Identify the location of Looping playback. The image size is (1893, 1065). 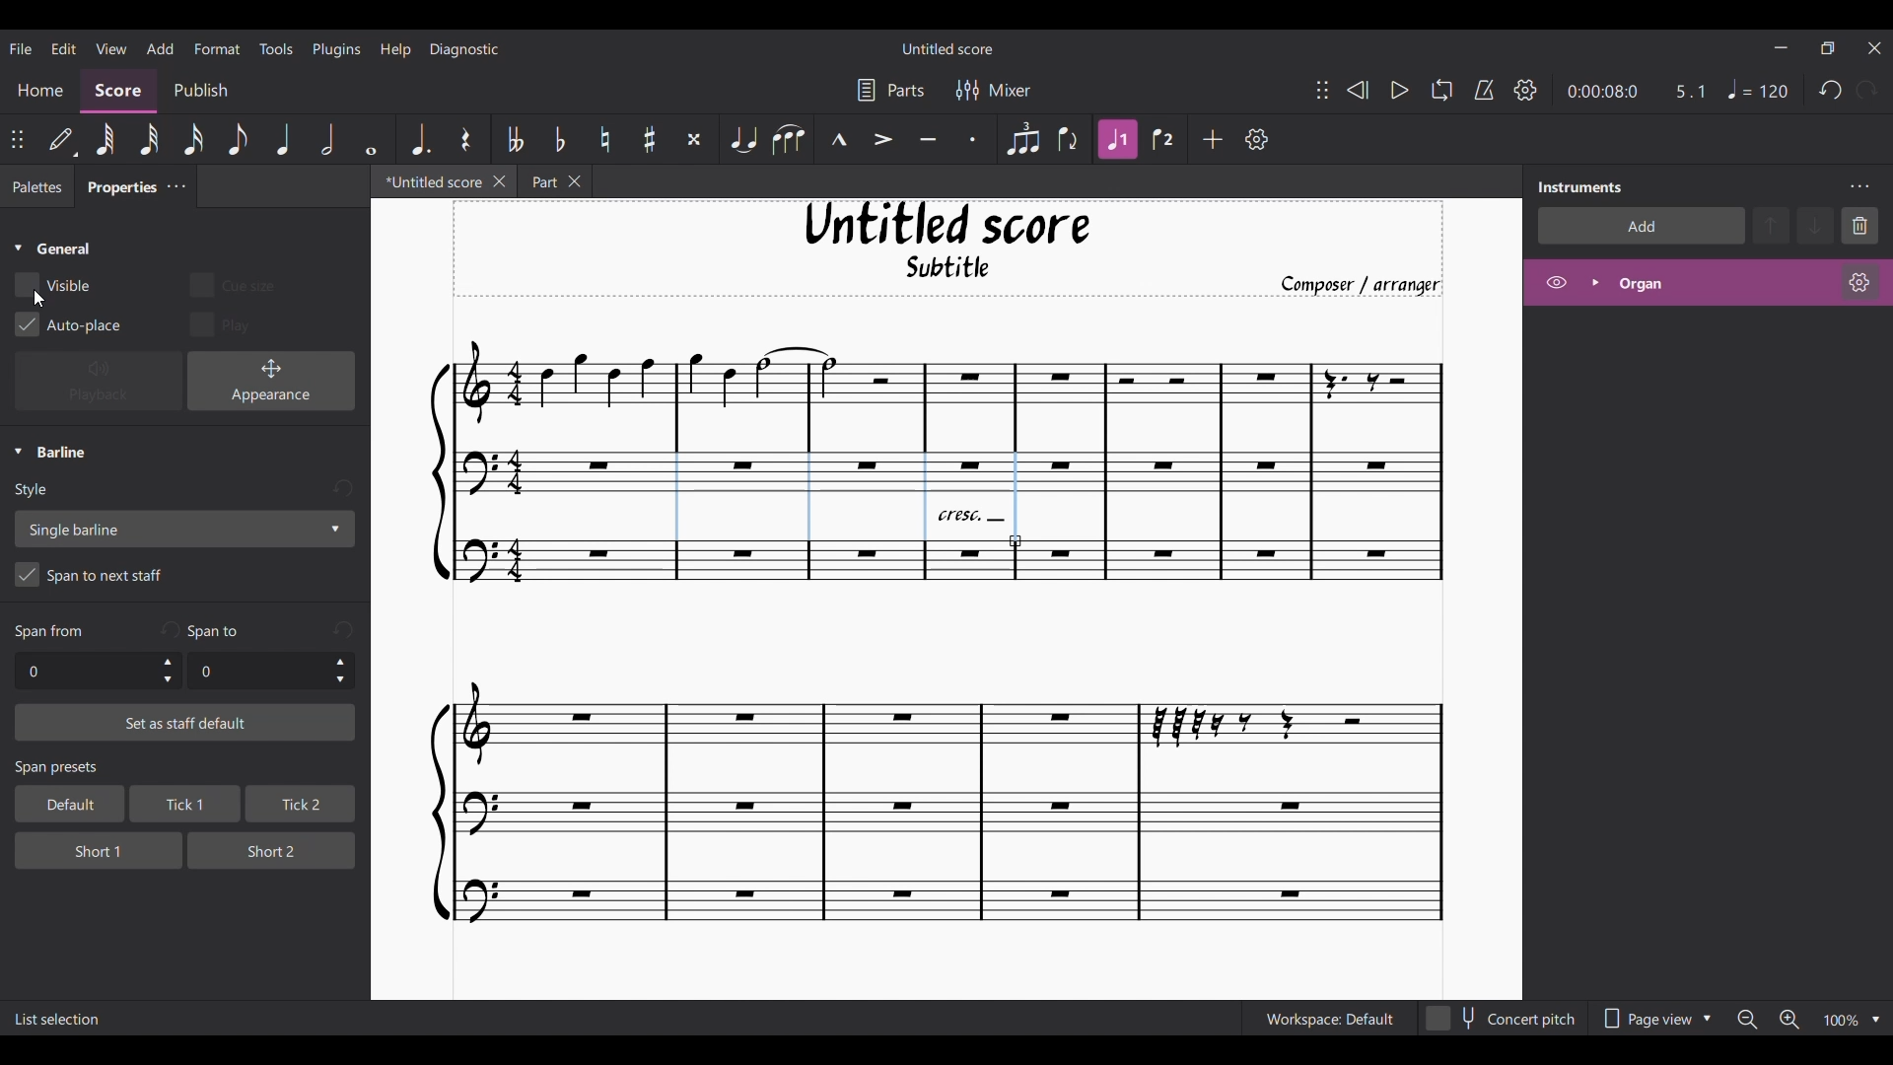
(1440, 90).